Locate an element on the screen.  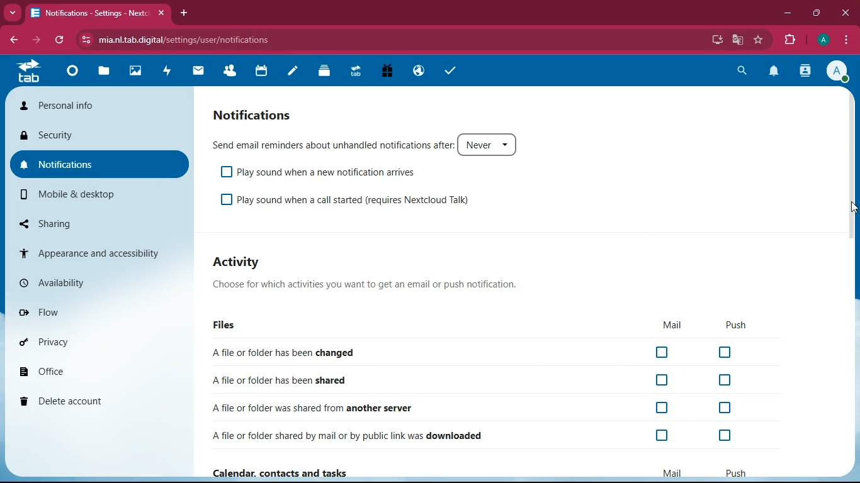
off is located at coordinates (662, 435).